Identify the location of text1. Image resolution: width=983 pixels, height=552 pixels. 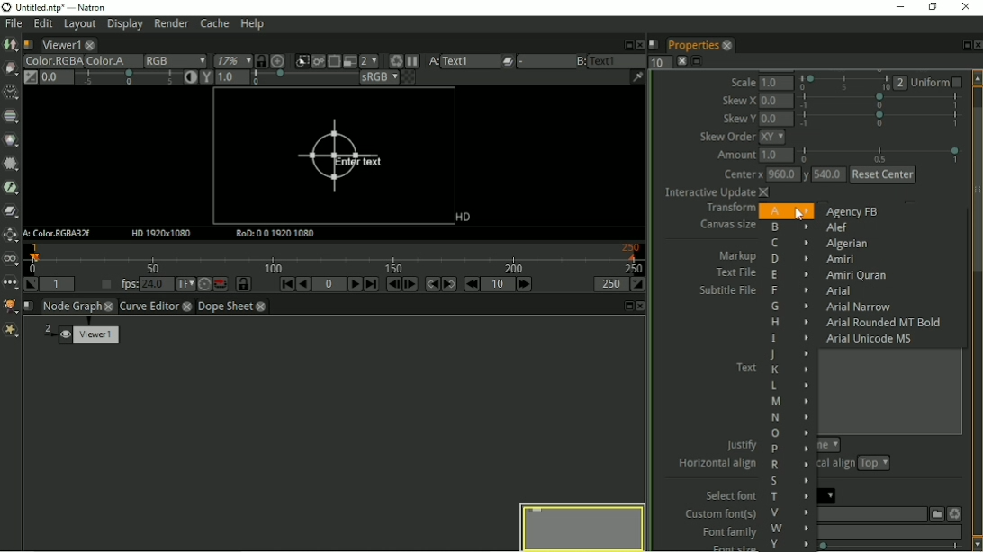
(470, 61).